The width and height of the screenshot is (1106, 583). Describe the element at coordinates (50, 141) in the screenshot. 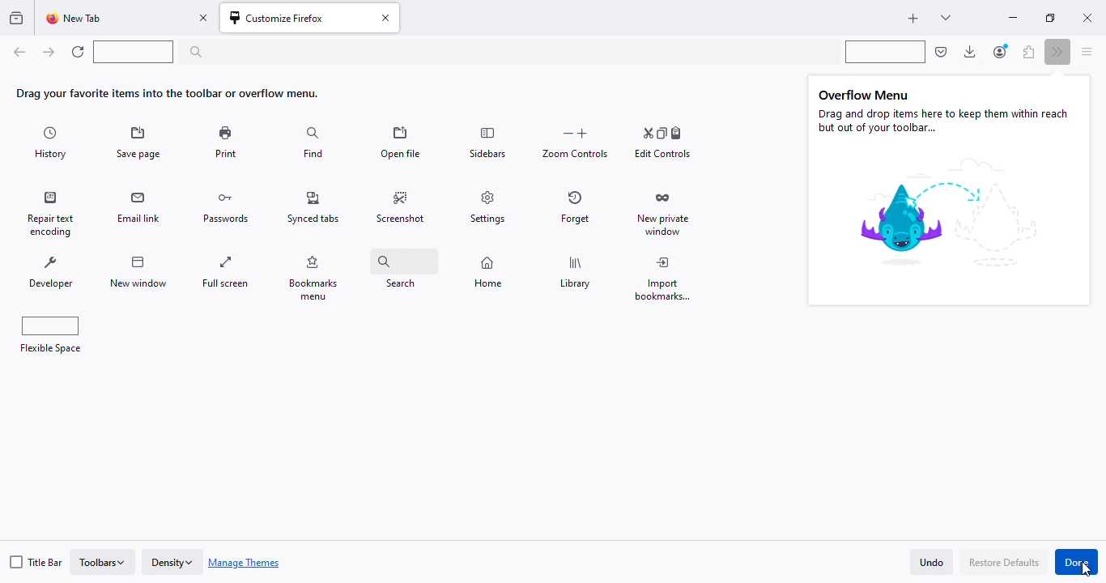

I see `history` at that location.